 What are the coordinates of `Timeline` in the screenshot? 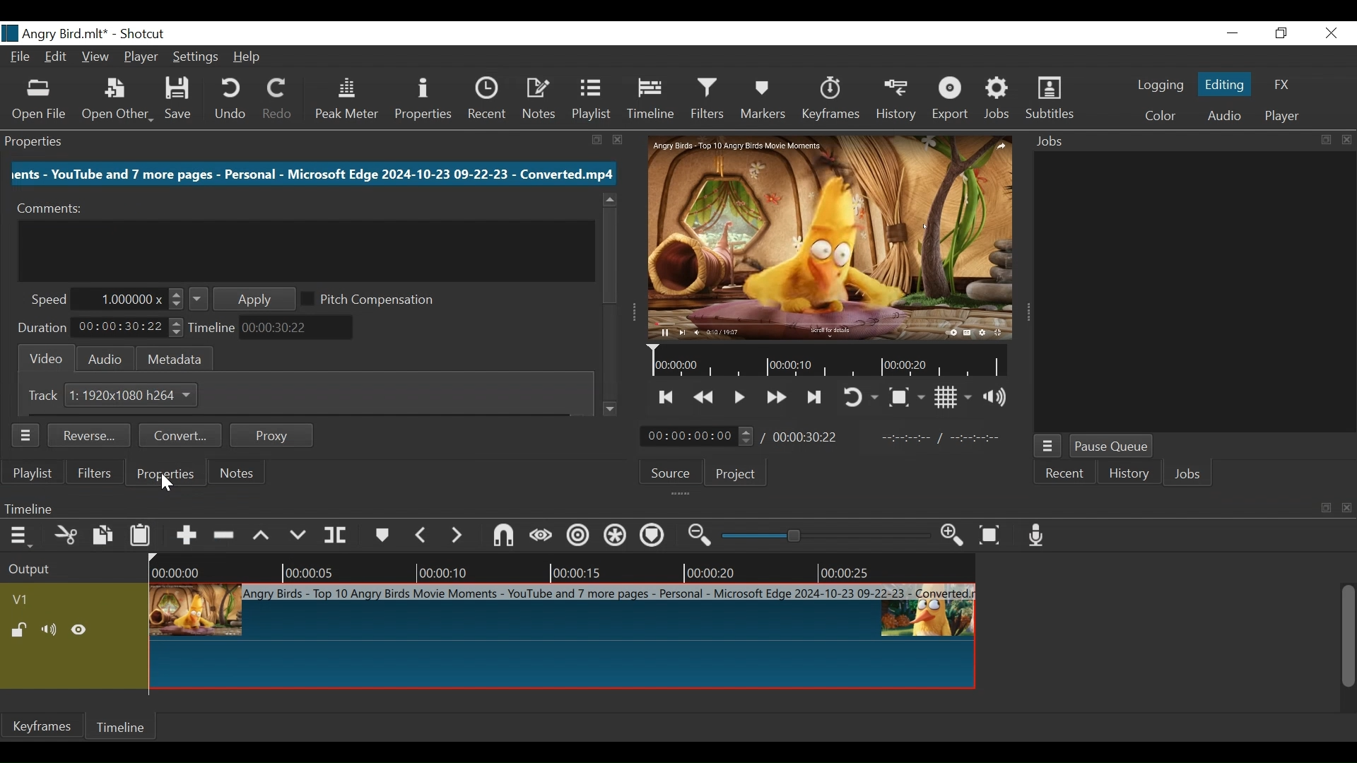 It's located at (213, 329).